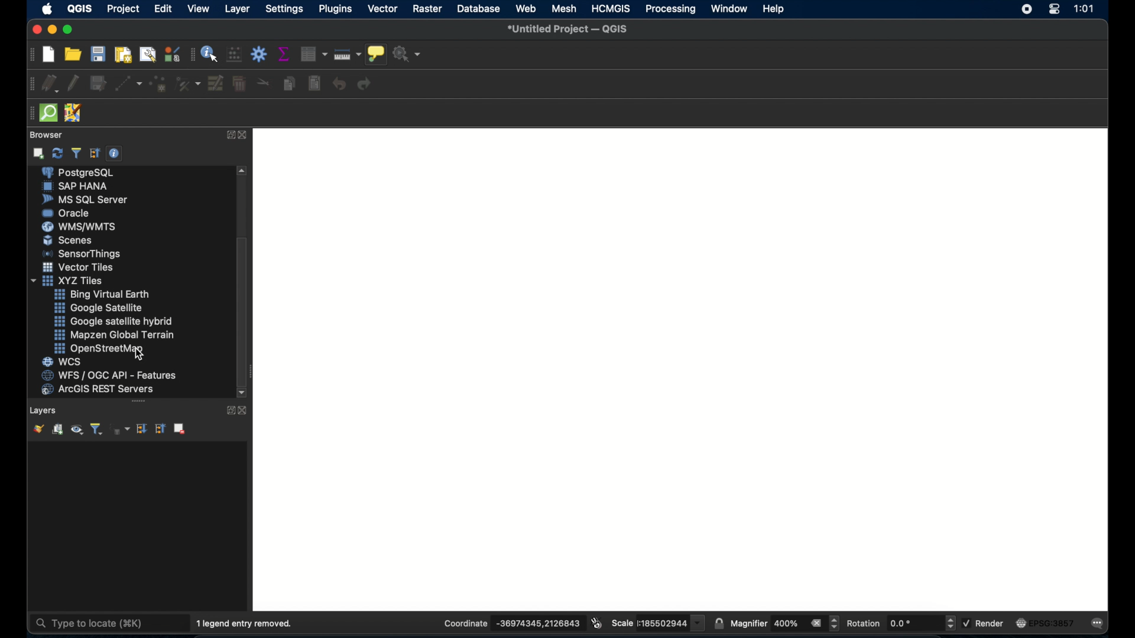 This screenshot has height=638, width=1135. I want to click on render, so click(985, 624).